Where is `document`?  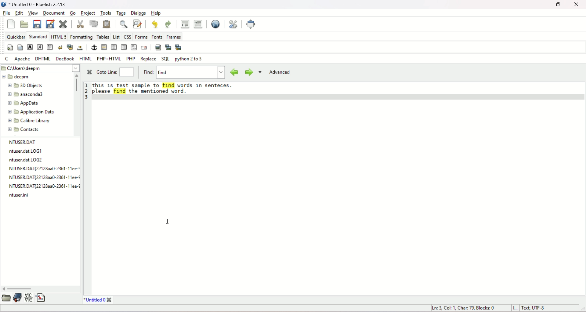 document is located at coordinates (53, 13).